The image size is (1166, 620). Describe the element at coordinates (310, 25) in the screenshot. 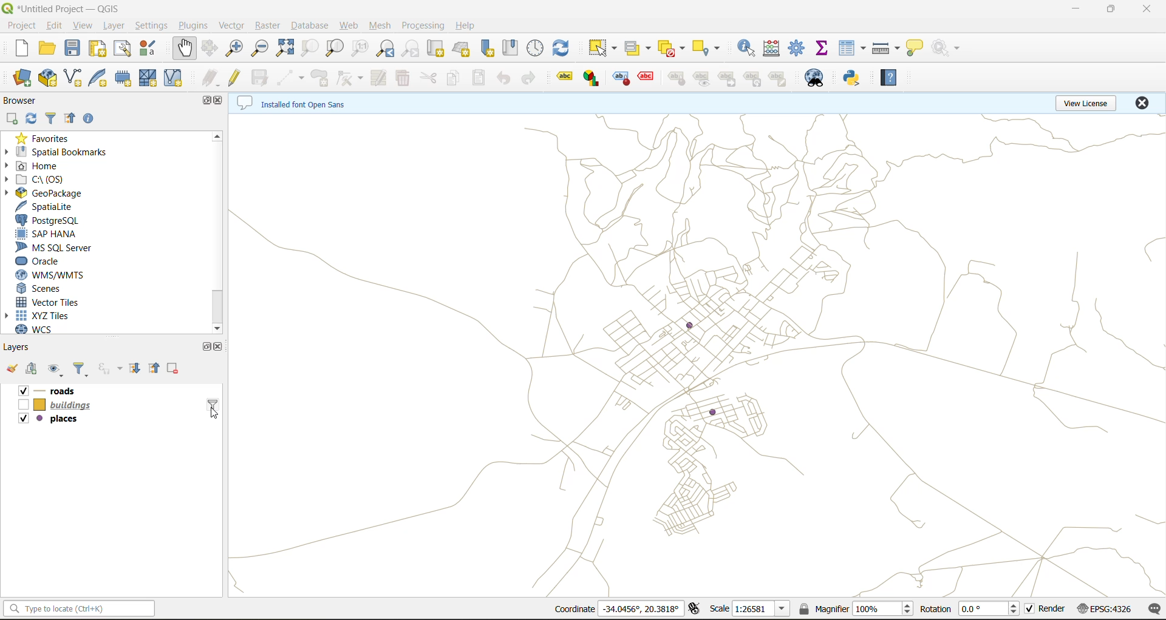

I see `database` at that location.